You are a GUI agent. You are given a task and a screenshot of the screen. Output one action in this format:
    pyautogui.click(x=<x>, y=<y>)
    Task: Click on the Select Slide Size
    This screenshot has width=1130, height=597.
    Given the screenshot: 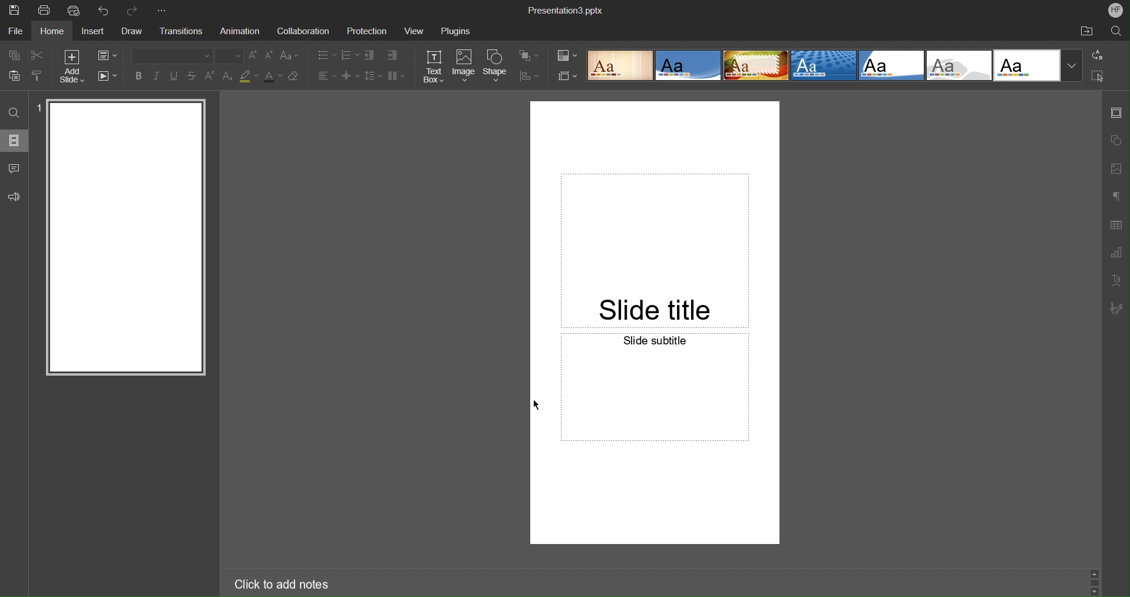 What is the action you would take?
    pyautogui.click(x=567, y=76)
    